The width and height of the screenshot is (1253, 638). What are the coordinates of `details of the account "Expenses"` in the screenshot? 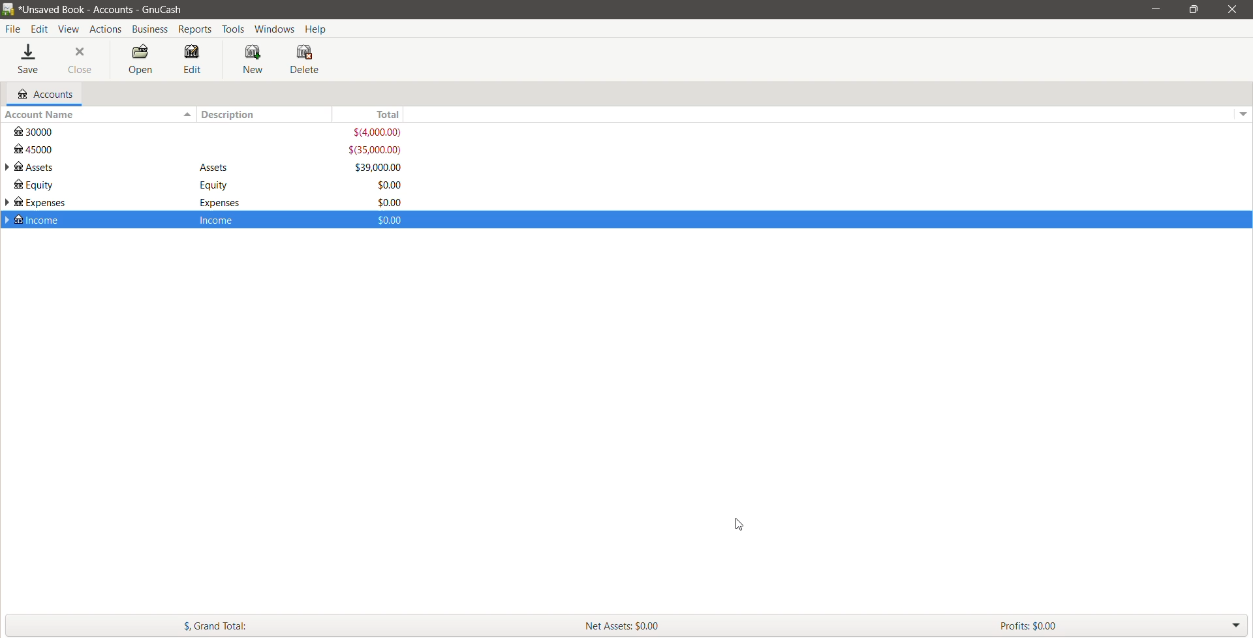 It's located at (216, 203).